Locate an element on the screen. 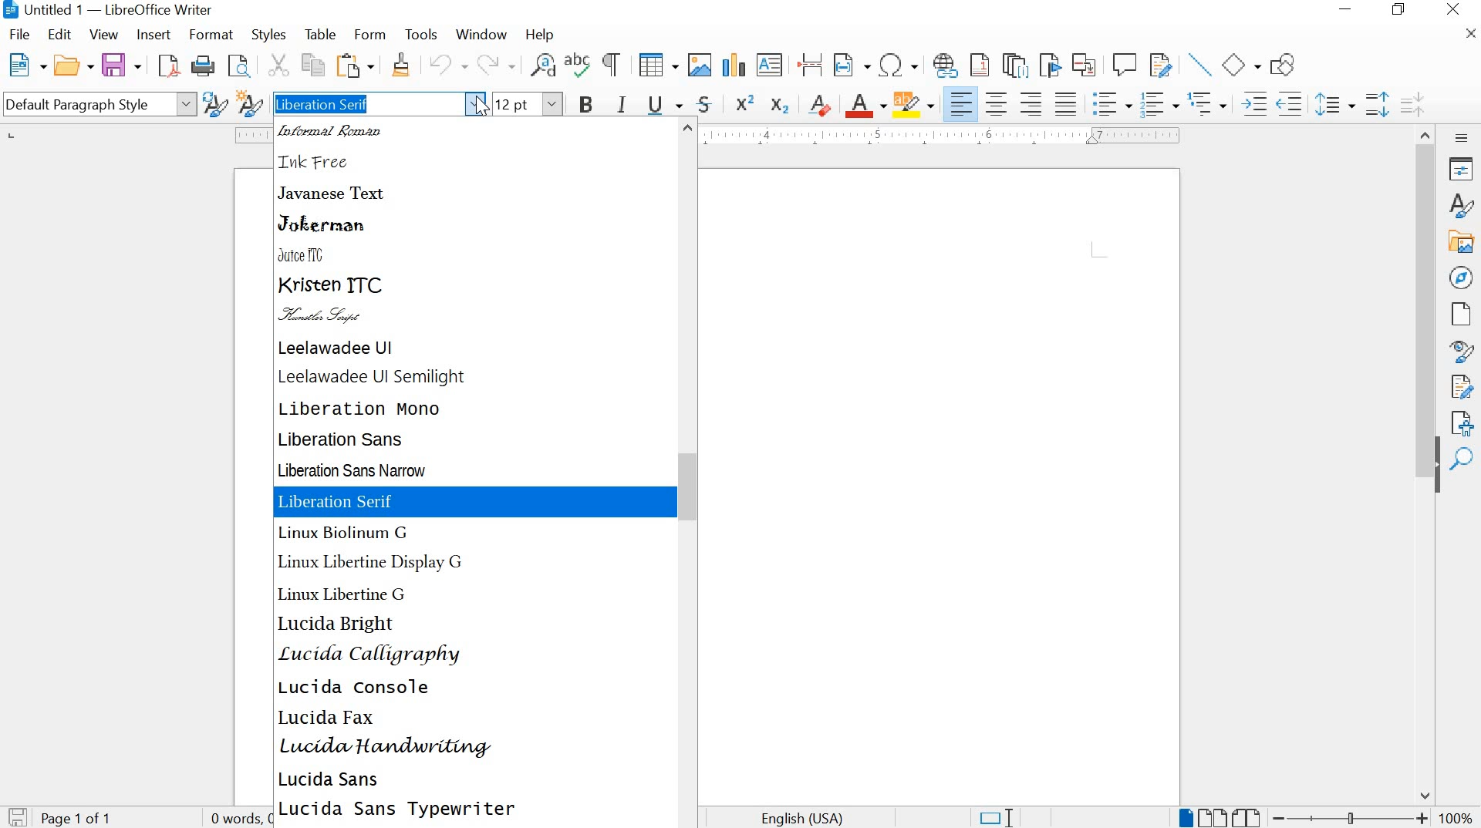  LIBERATION SANS is located at coordinates (348, 439).